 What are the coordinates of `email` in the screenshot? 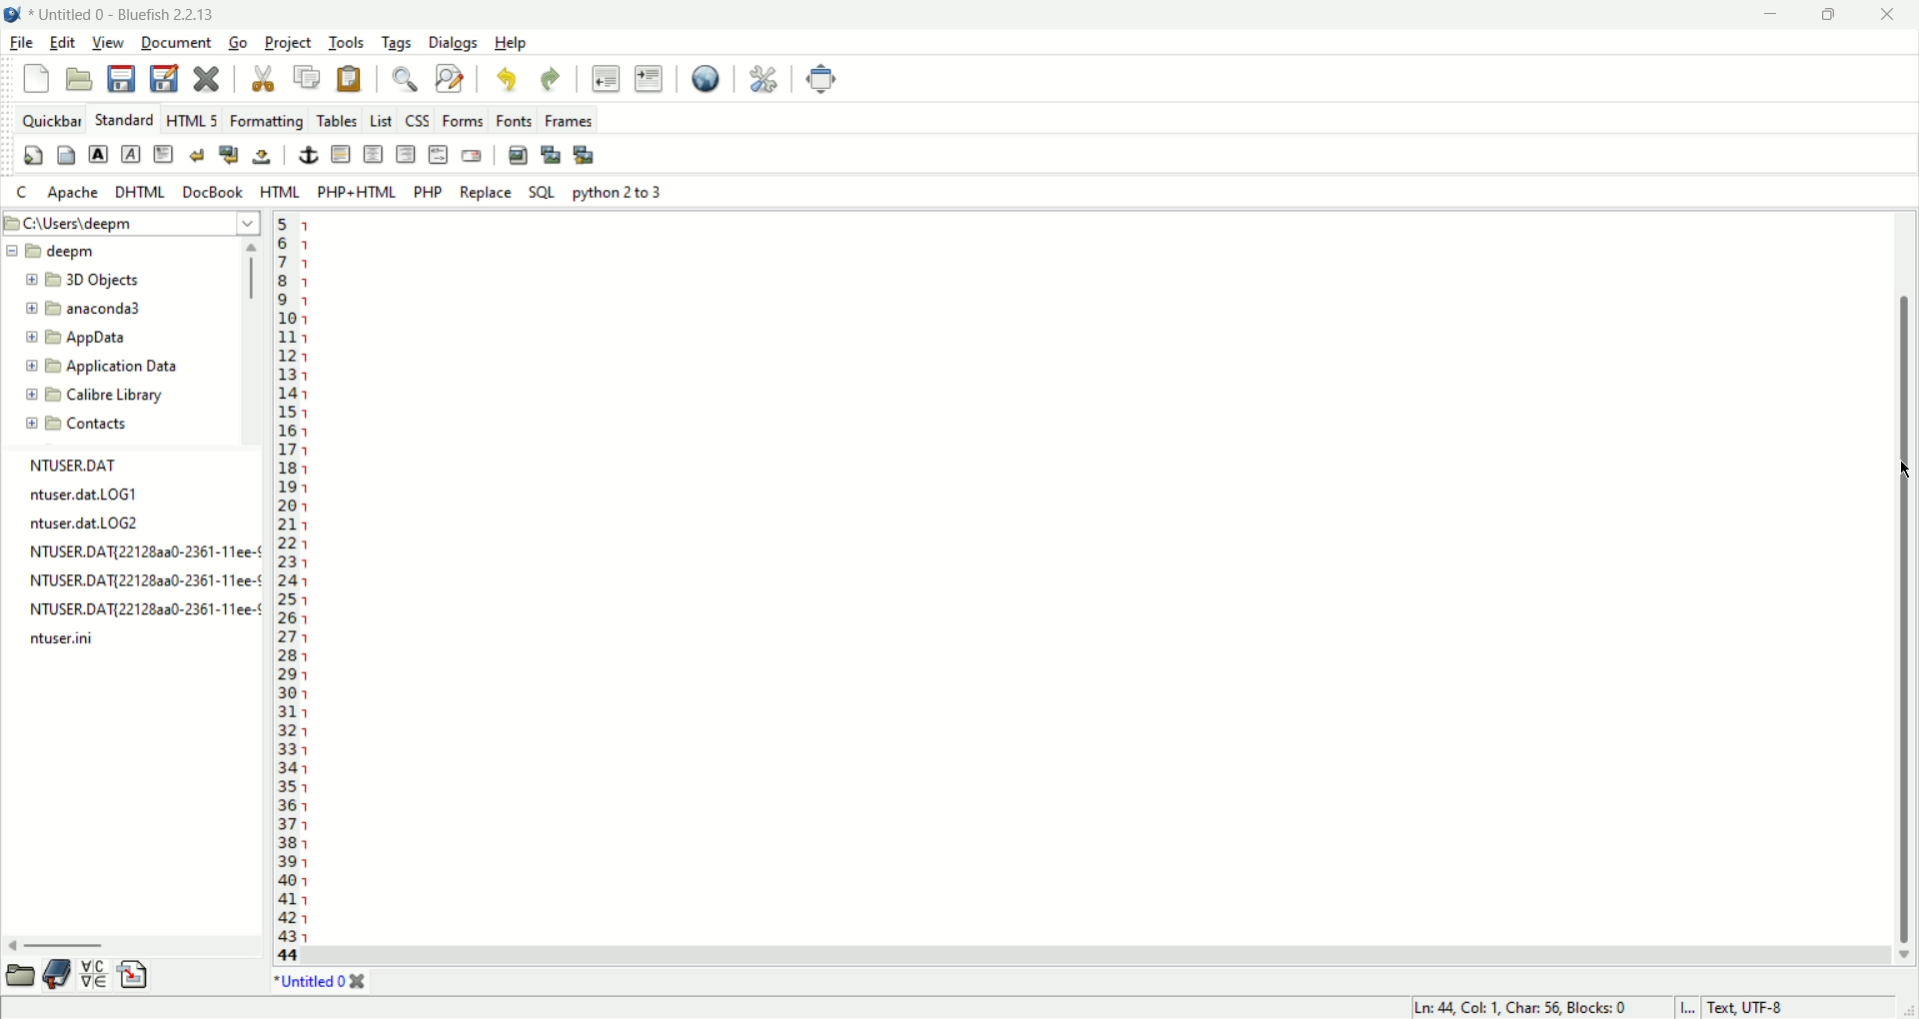 It's located at (472, 155).